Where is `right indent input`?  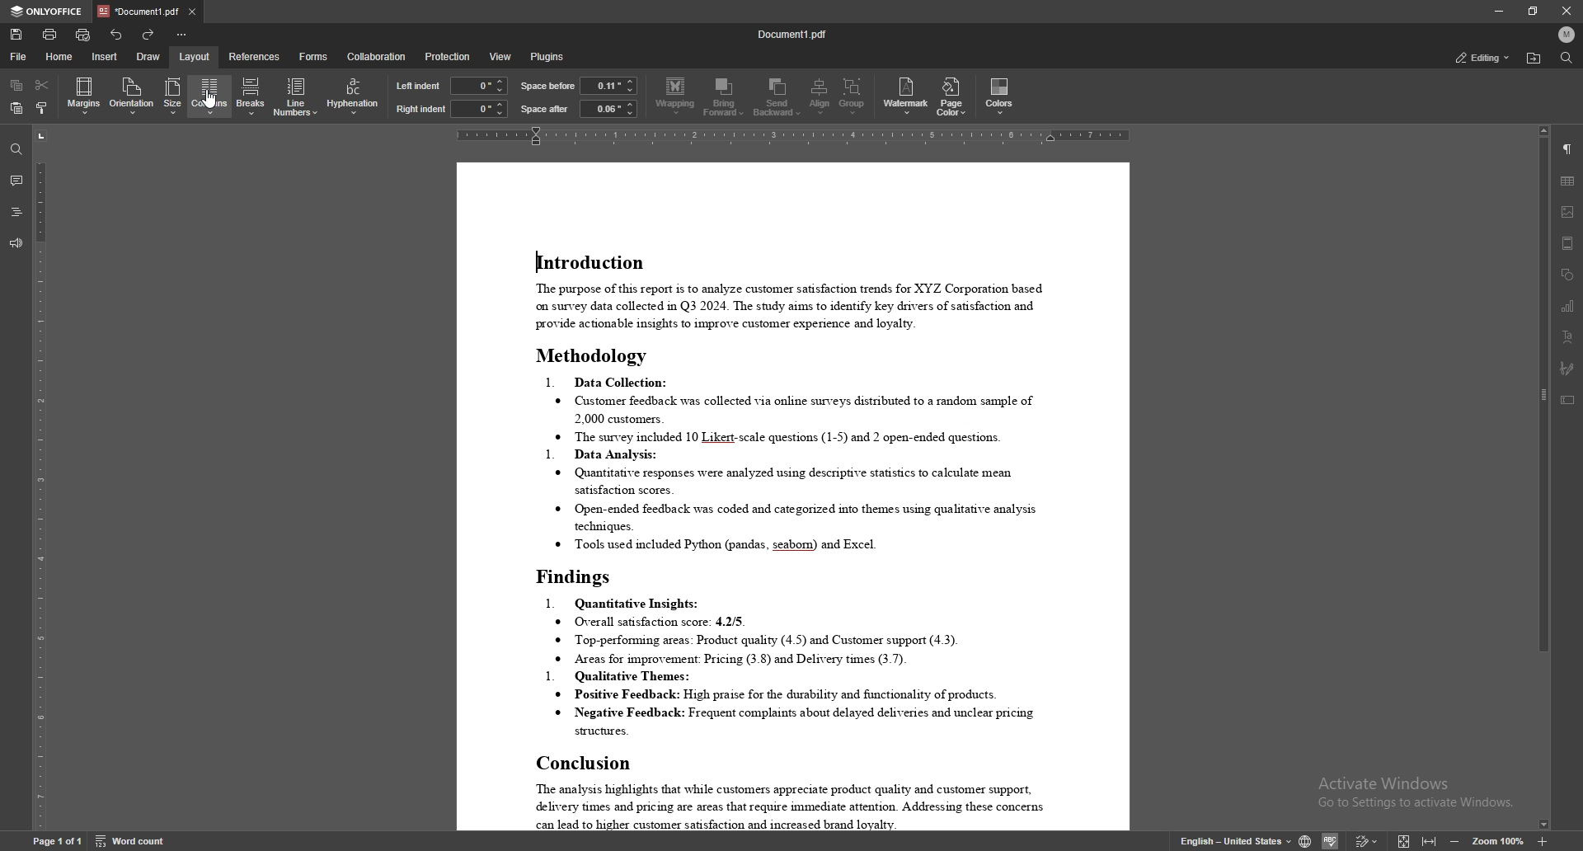
right indent input is located at coordinates (480, 109).